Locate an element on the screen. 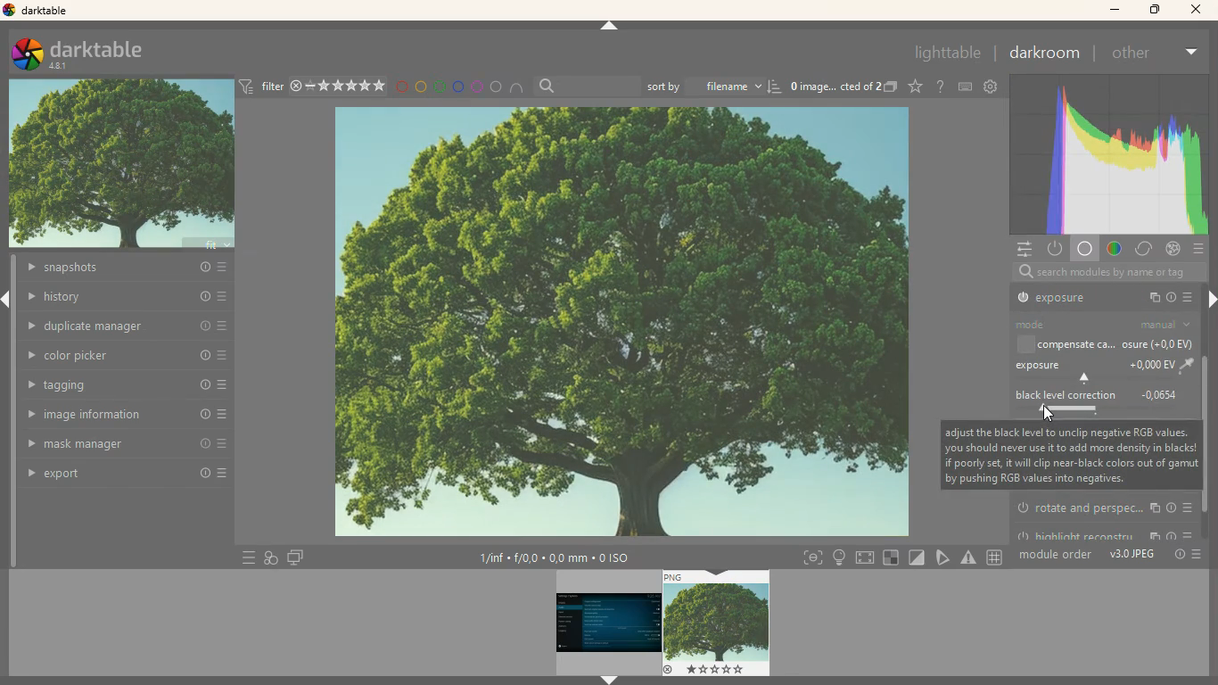 This screenshot has height=685, width=1218. base is located at coordinates (1085, 249).